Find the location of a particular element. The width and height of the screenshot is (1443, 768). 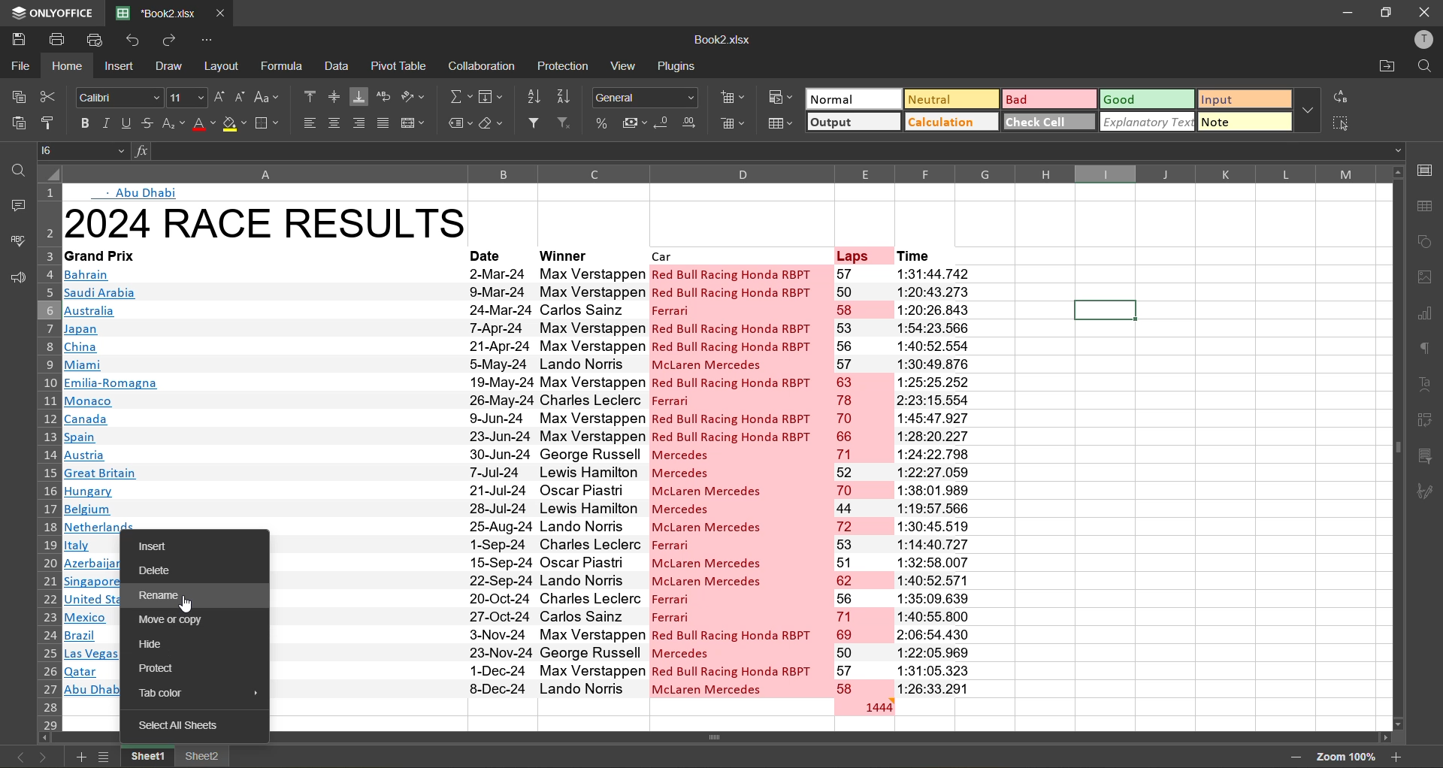

decrease decimal is located at coordinates (663, 124).